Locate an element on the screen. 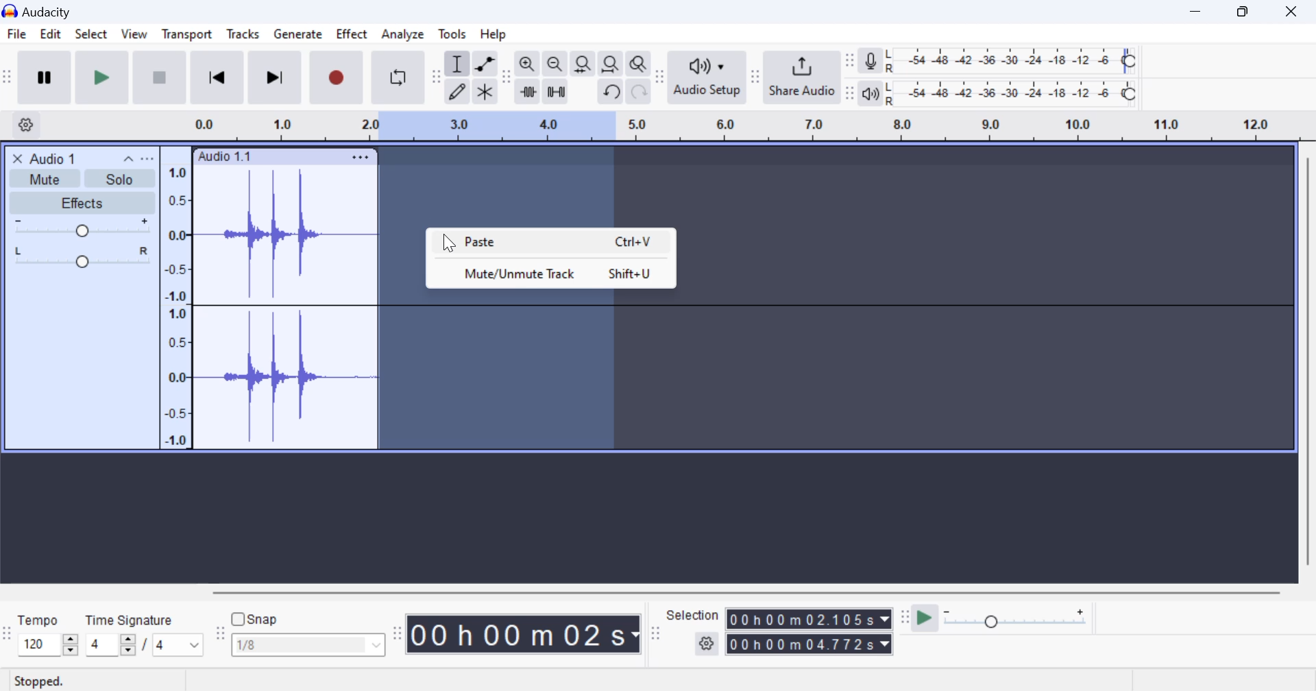  Skip To End is located at coordinates (273, 80).